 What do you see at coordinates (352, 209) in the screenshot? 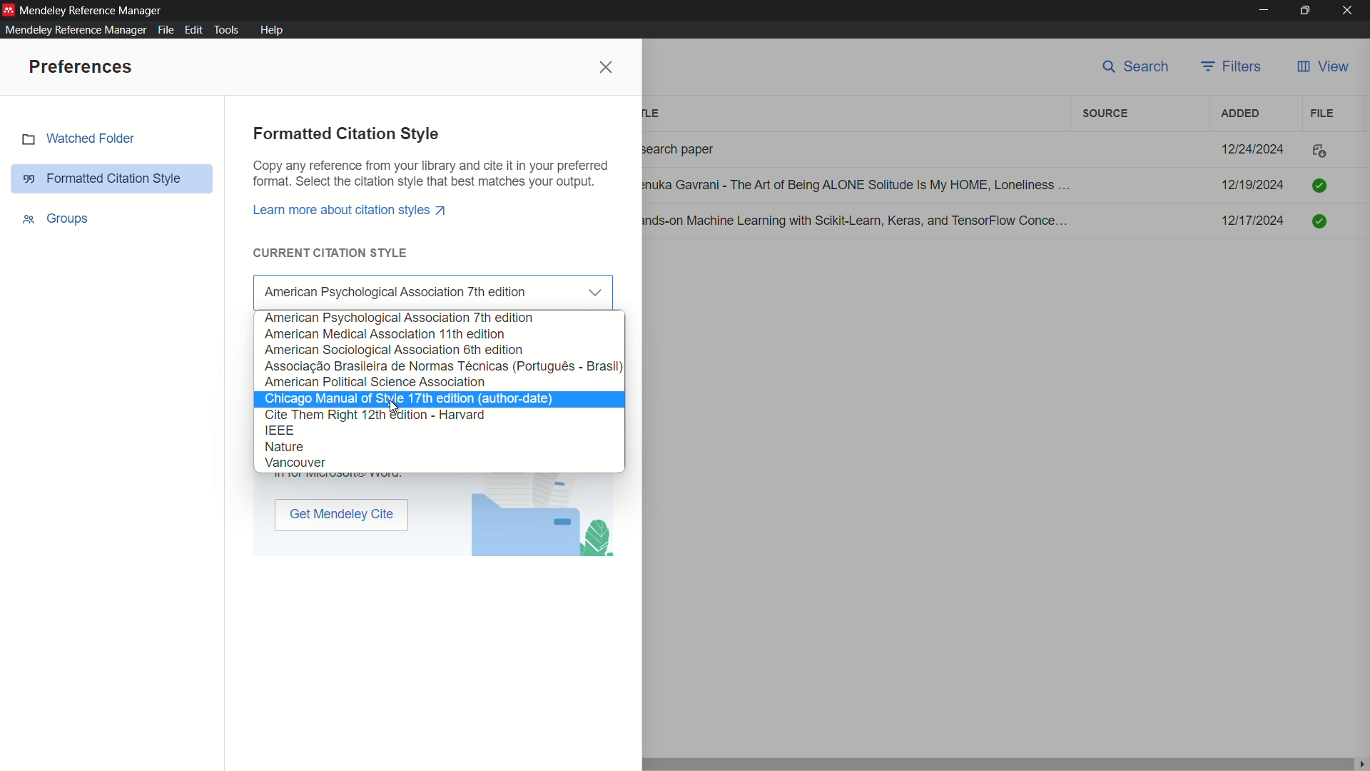
I see `link` at bounding box center [352, 209].